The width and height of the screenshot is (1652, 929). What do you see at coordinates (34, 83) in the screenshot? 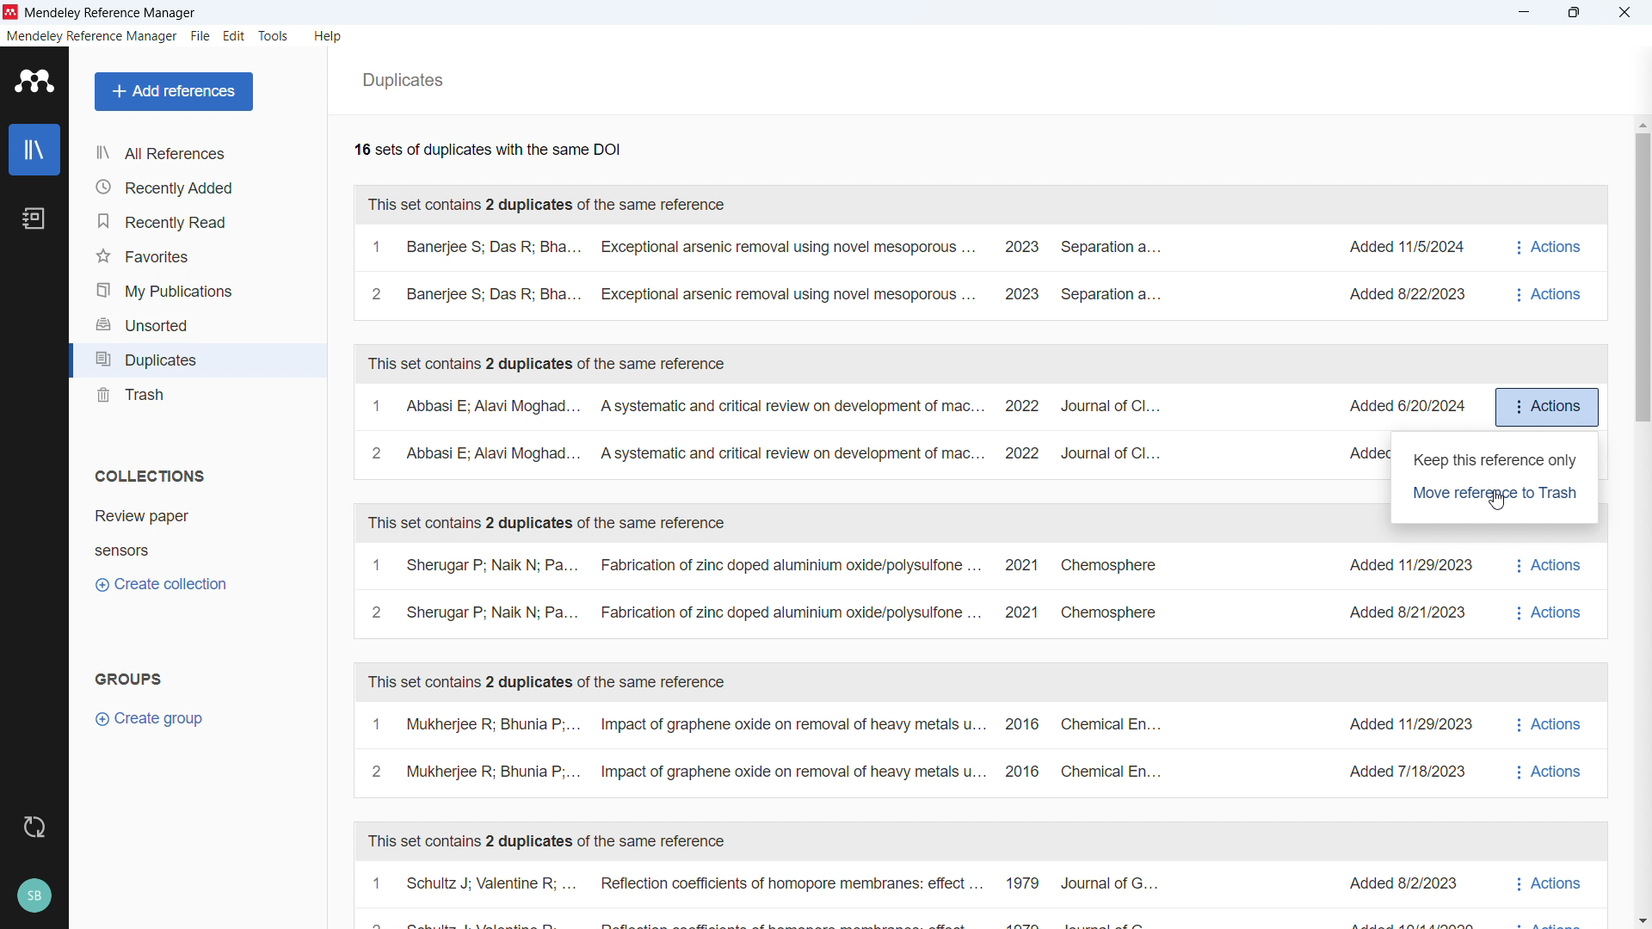
I see `logo` at bounding box center [34, 83].